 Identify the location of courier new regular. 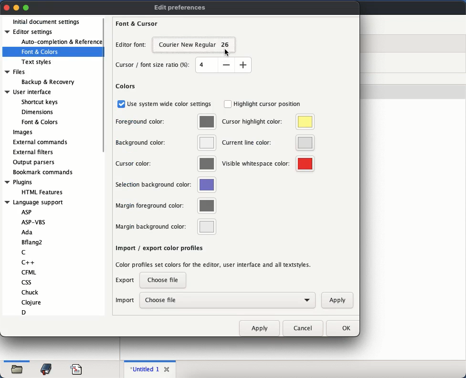
(194, 44).